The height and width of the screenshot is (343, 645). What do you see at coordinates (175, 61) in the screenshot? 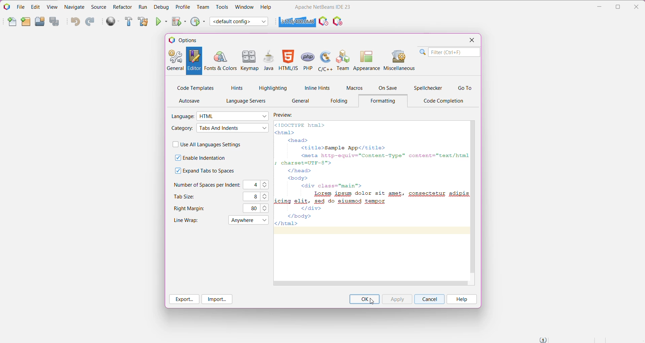
I see `General` at bounding box center [175, 61].